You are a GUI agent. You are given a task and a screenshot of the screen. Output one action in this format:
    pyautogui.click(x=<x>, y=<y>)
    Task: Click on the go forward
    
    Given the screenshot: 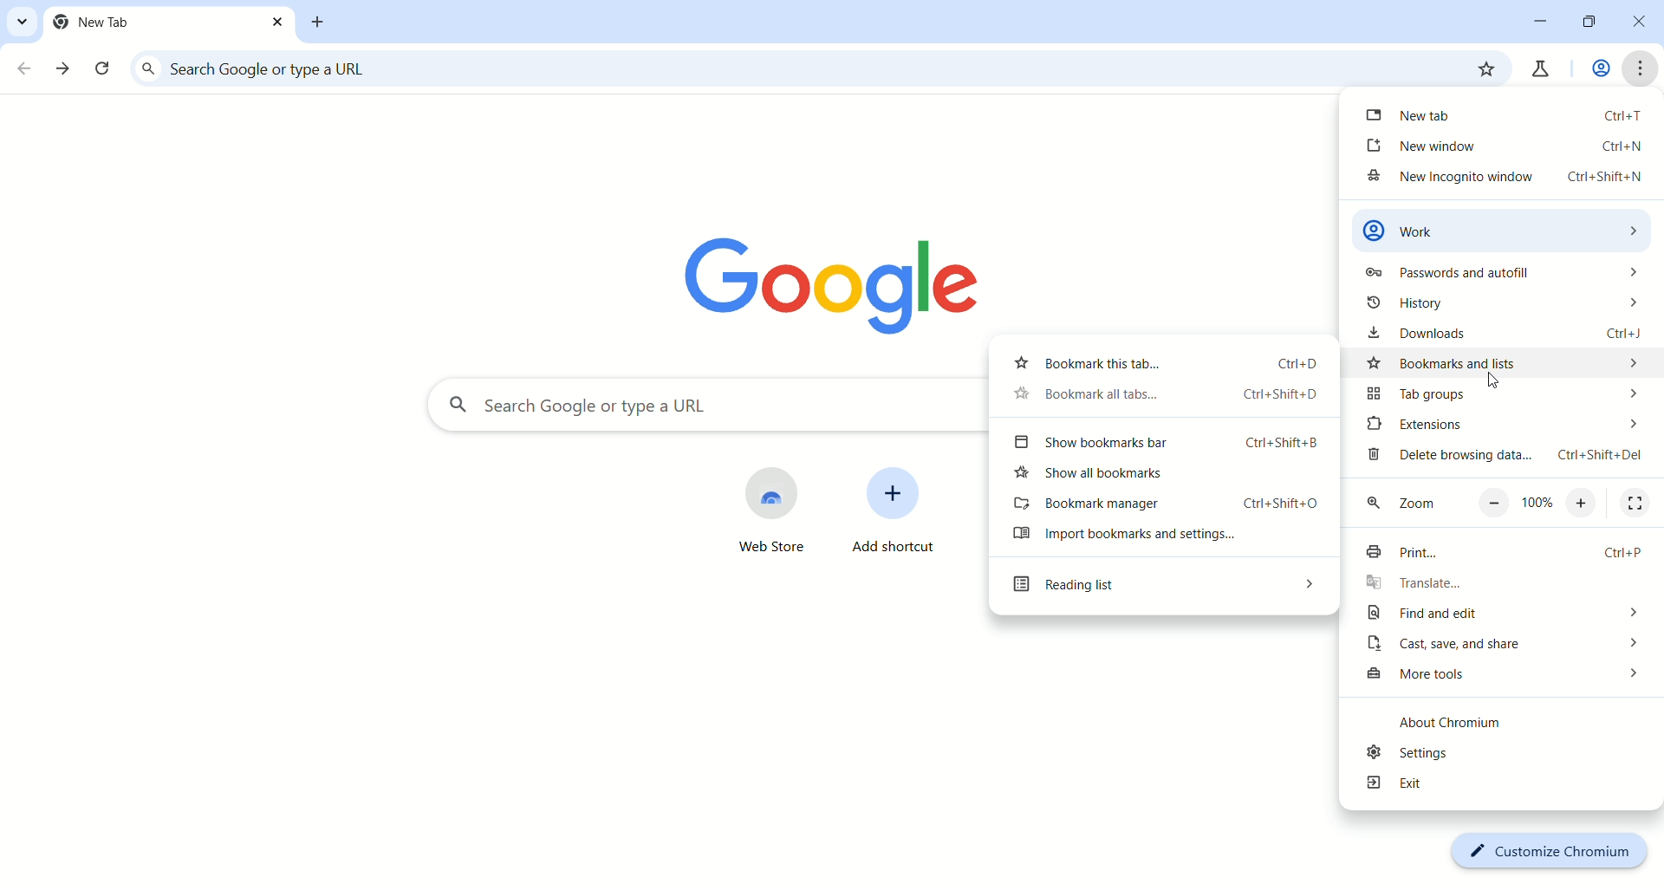 What is the action you would take?
    pyautogui.click(x=65, y=69)
    